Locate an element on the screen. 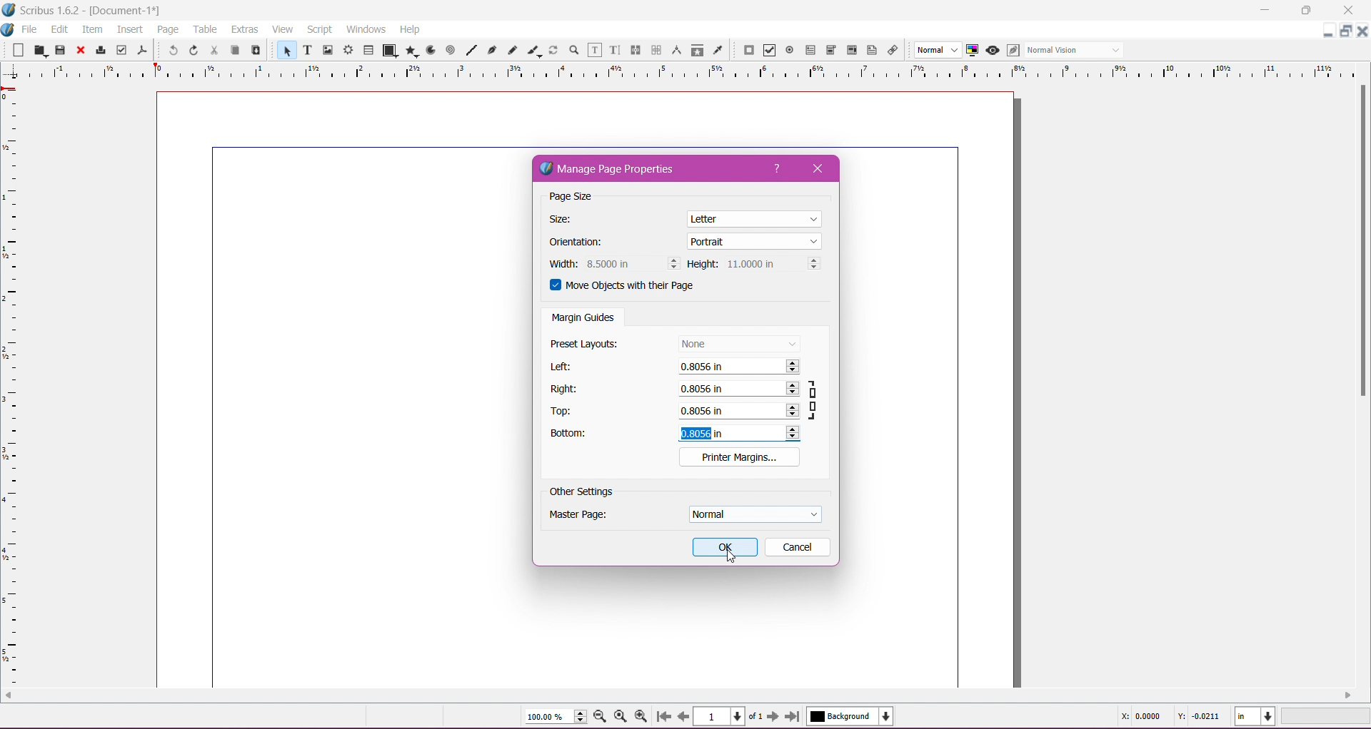  Ruler is located at coordinates (680, 71).